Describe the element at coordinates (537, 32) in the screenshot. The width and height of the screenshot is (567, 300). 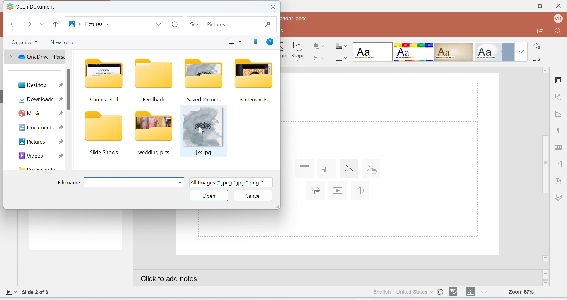
I see `Open file location` at that location.